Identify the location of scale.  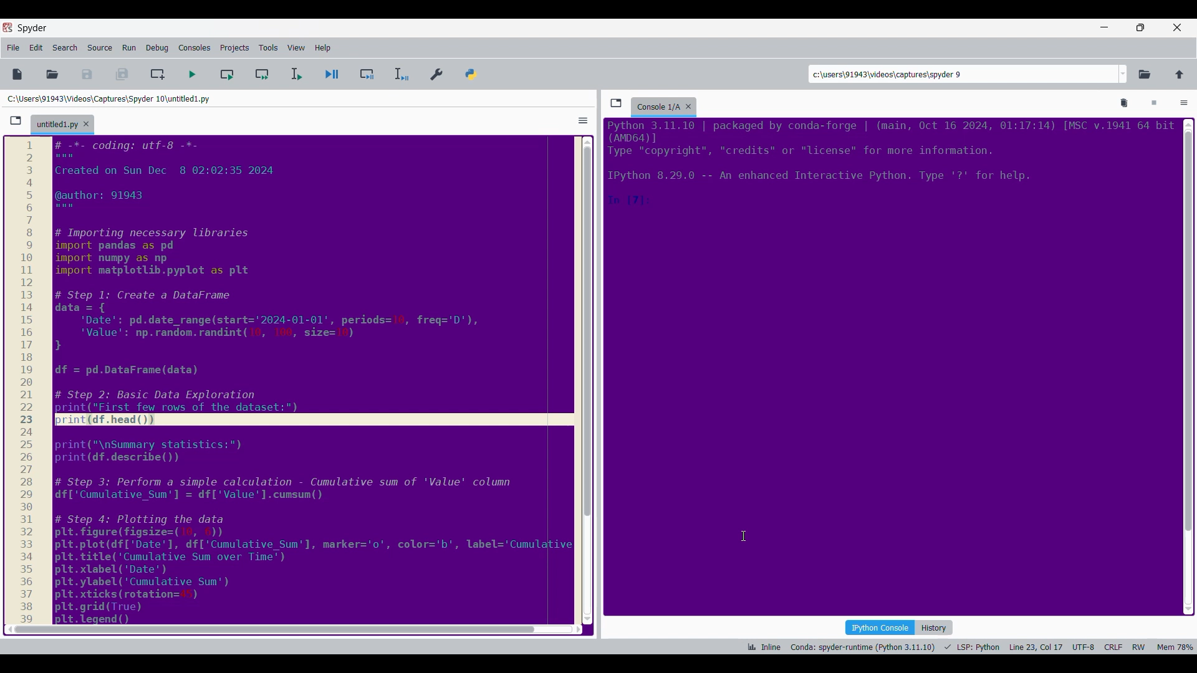
(29, 381).